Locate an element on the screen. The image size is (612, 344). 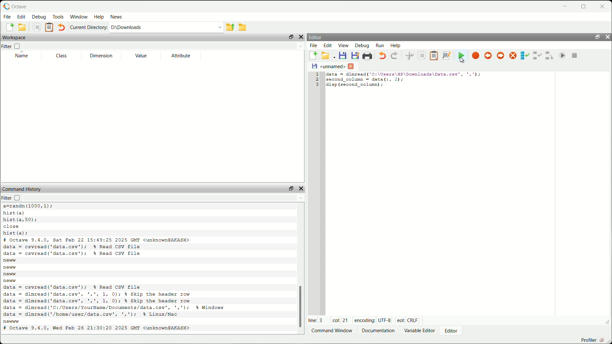
save file is located at coordinates (344, 57).